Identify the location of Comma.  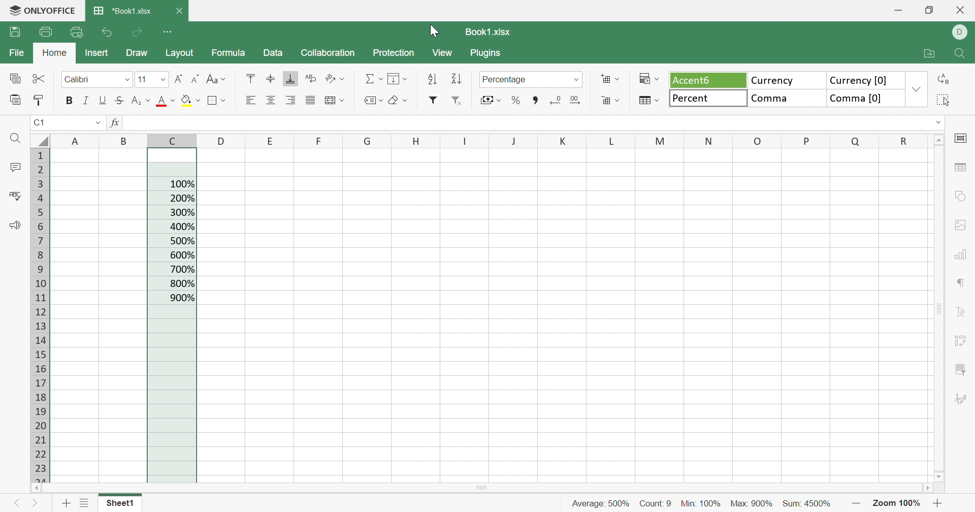
(785, 100).